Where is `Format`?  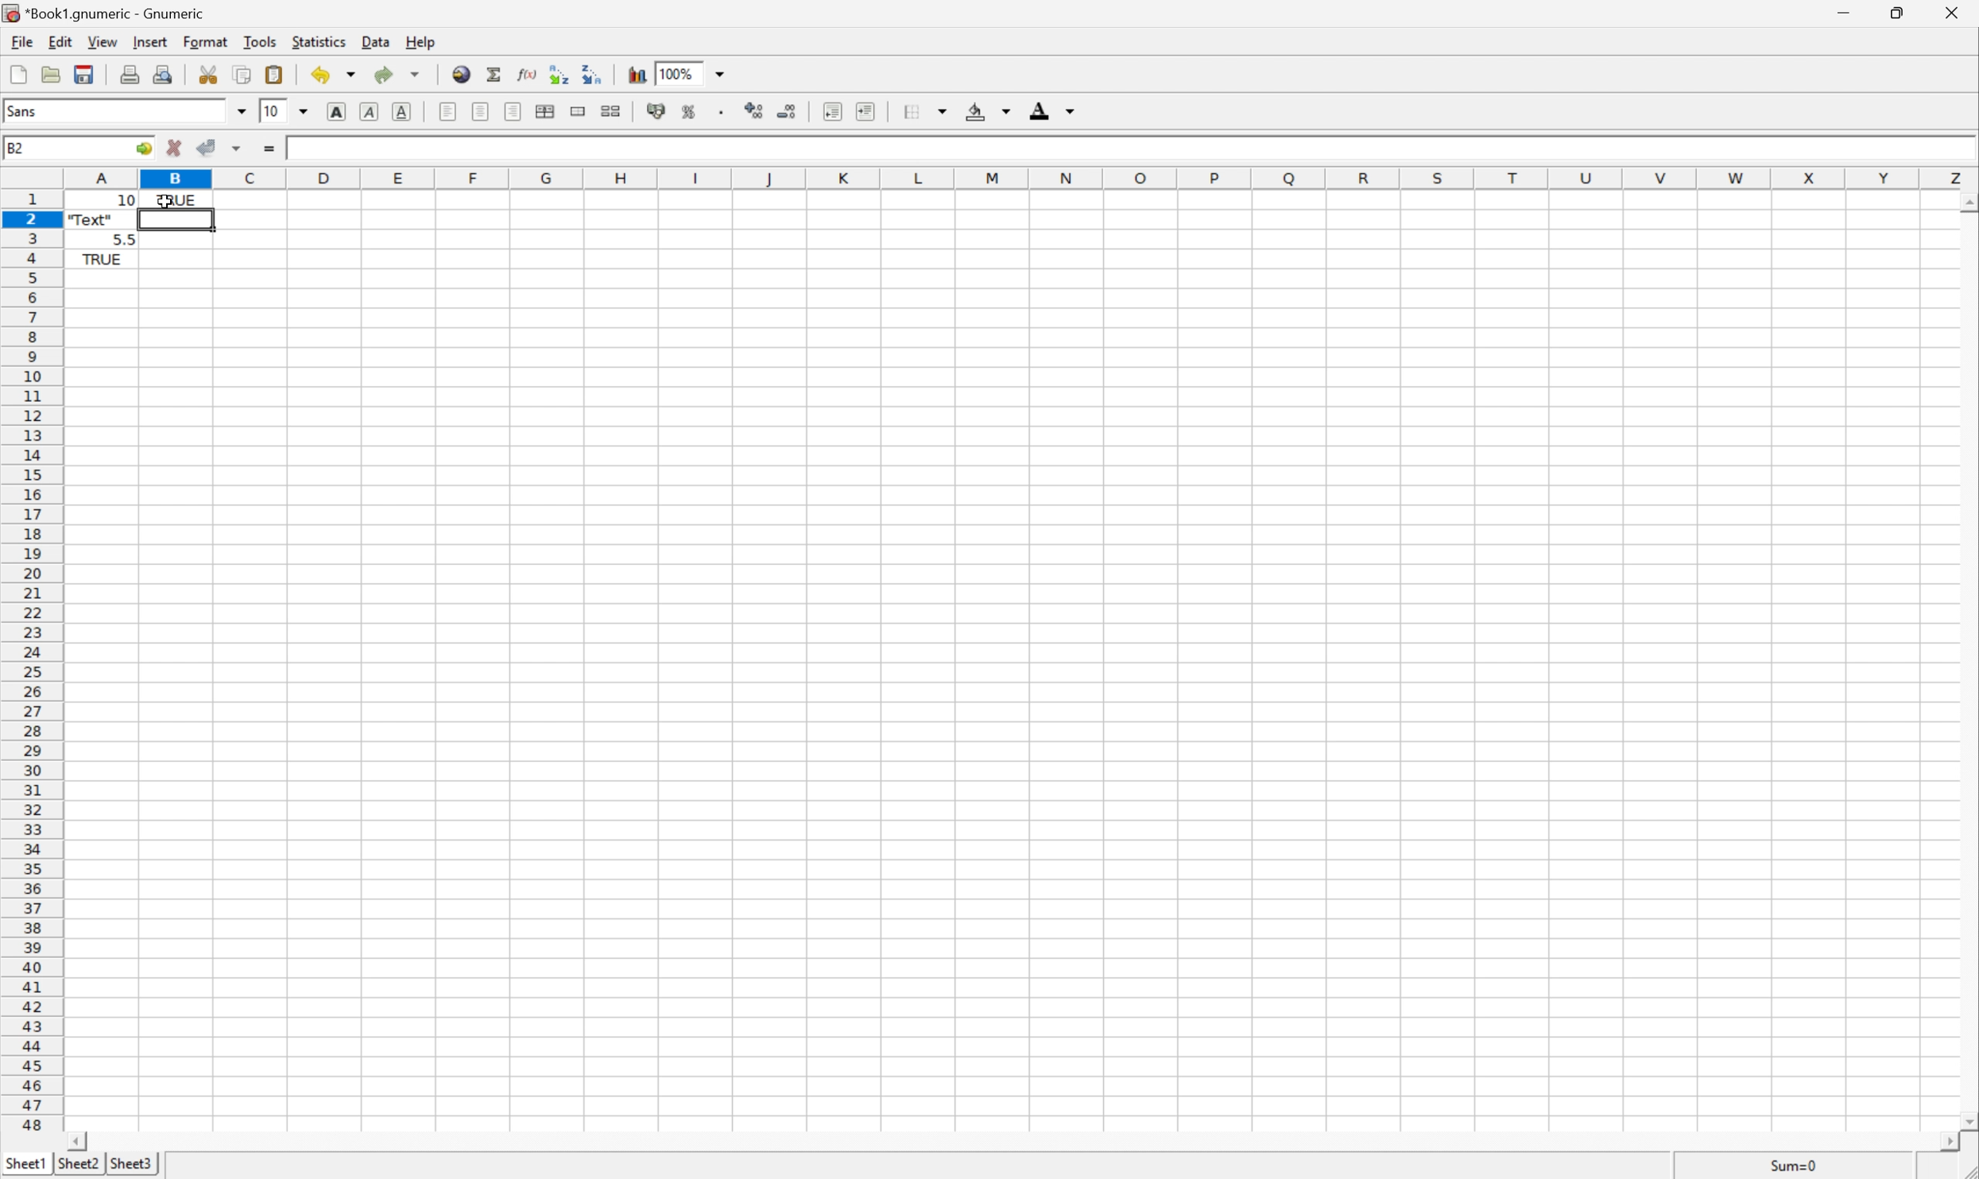
Format is located at coordinates (207, 41).